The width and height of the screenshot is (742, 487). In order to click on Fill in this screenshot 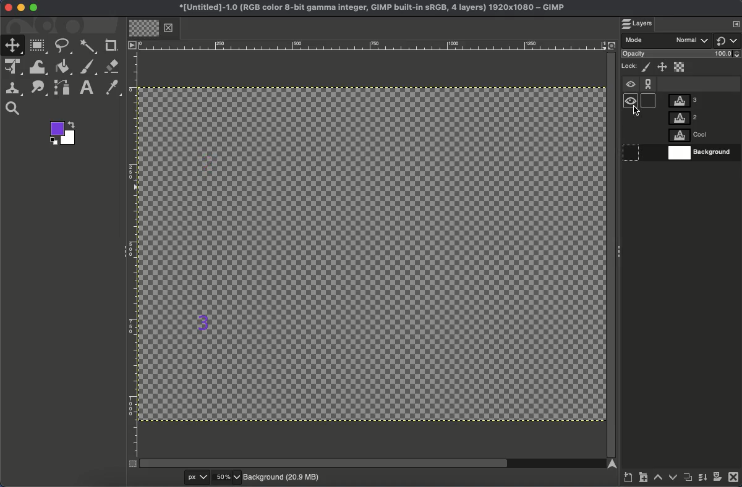, I will do `click(64, 67)`.